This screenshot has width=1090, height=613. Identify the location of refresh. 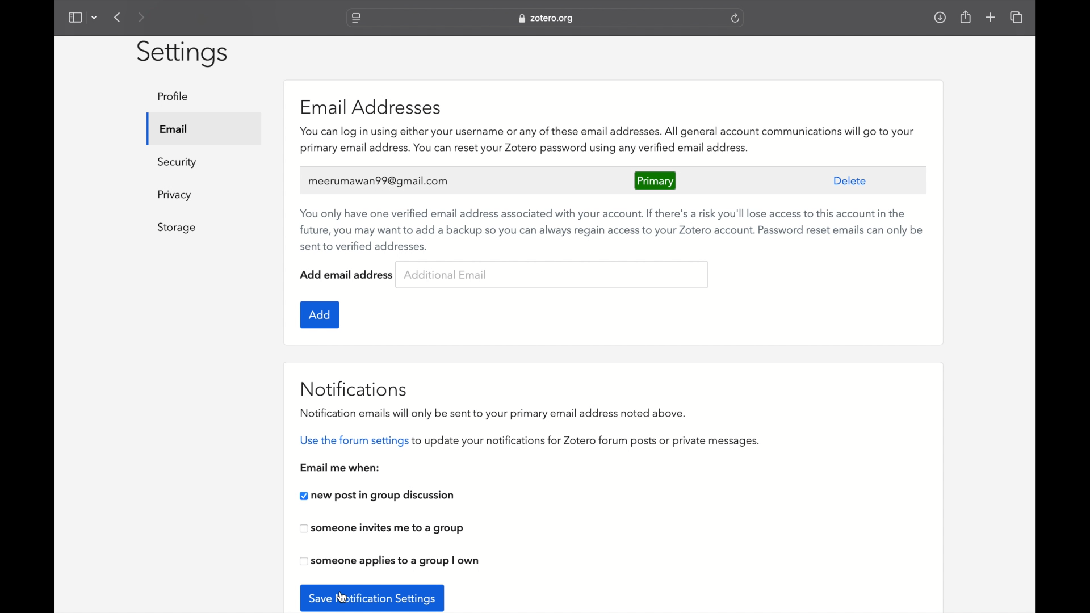
(735, 18).